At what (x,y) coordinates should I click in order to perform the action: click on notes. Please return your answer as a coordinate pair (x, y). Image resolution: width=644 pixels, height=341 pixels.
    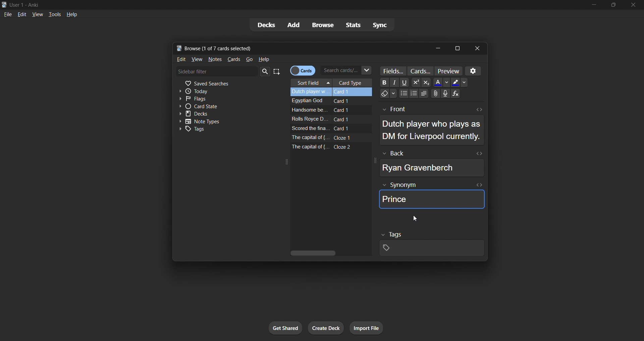
    Looking at the image, I should click on (215, 60).